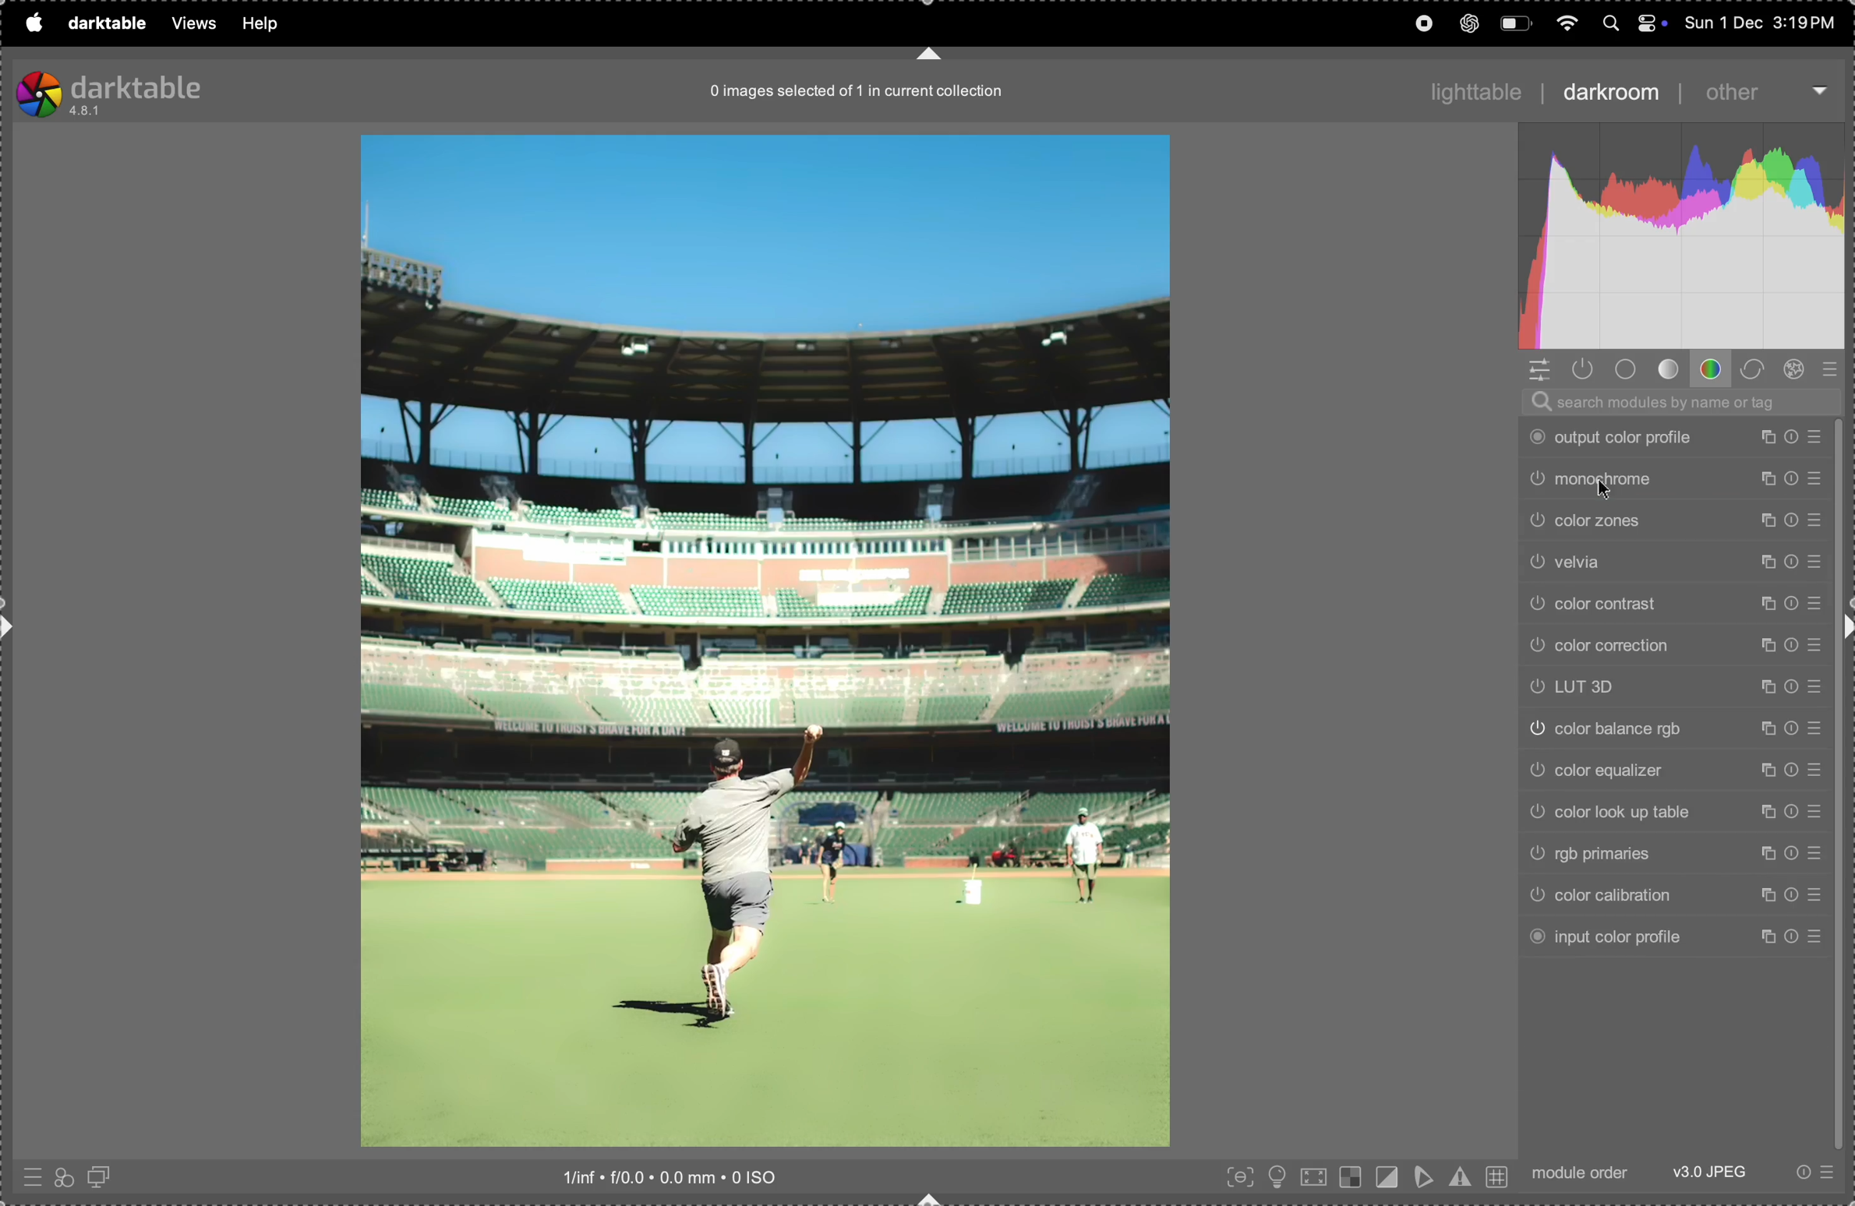 This screenshot has height=1206, width=1855. What do you see at coordinates (1814, 1171) in the screenshot?
I see `options` at bounding box center [1814, 1171].